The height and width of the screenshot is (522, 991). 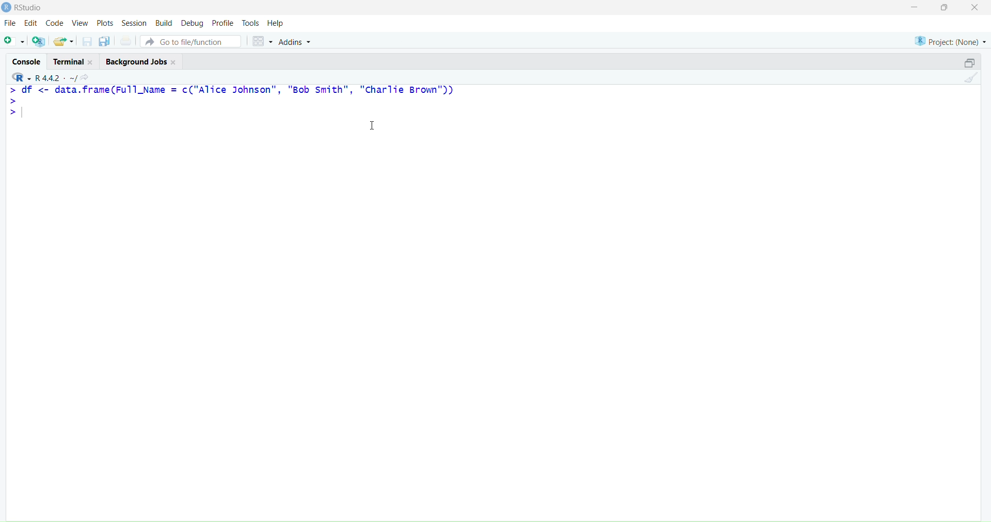 What do you see at coordinates (74, 60) in the screenshot?
I see `Terminal` at bounding box center [74, 60].